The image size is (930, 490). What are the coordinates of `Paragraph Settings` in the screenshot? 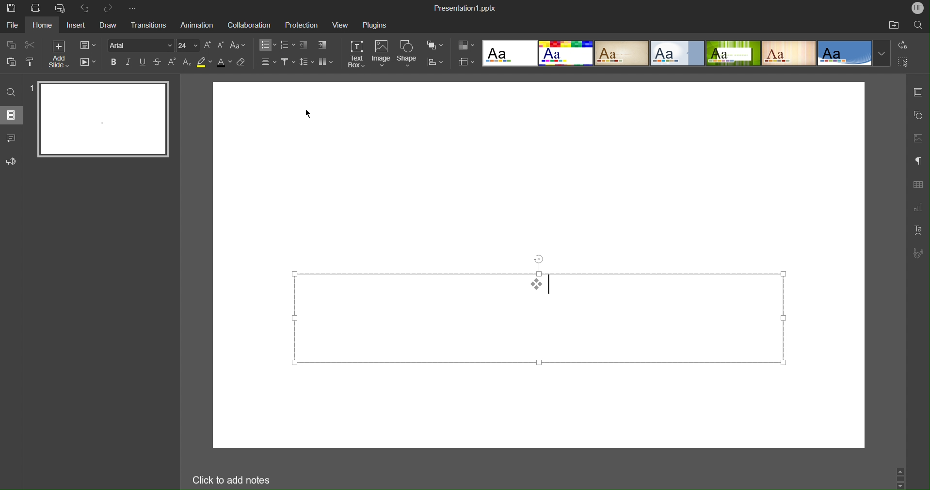 It's located at (917, 161).